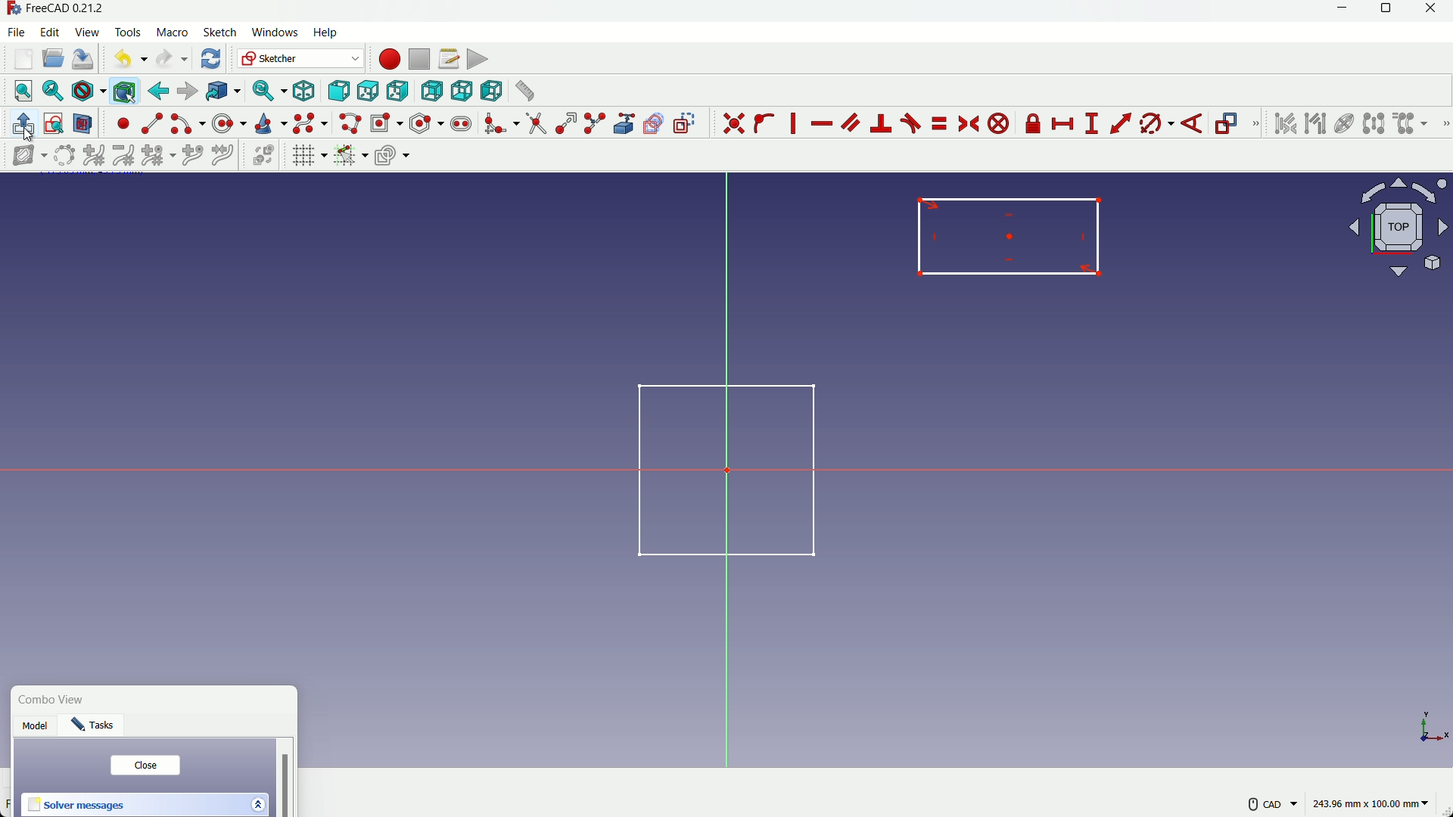 The image size is (1453, 817). Describe the element at coordinates (192, 154) in the screenshot. I see `insert knot` at that location.